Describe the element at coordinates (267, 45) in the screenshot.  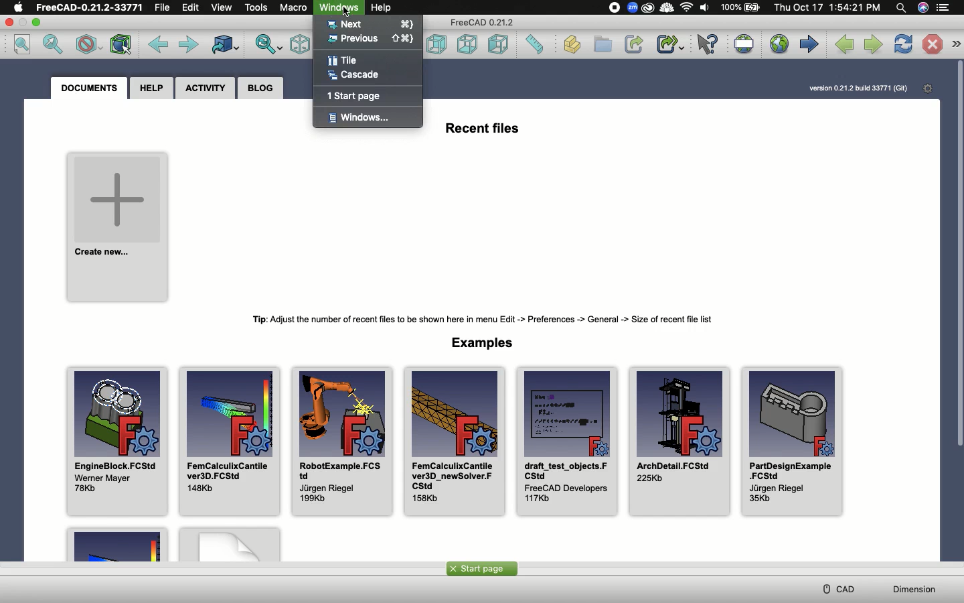
I see `Sync view` at that location.